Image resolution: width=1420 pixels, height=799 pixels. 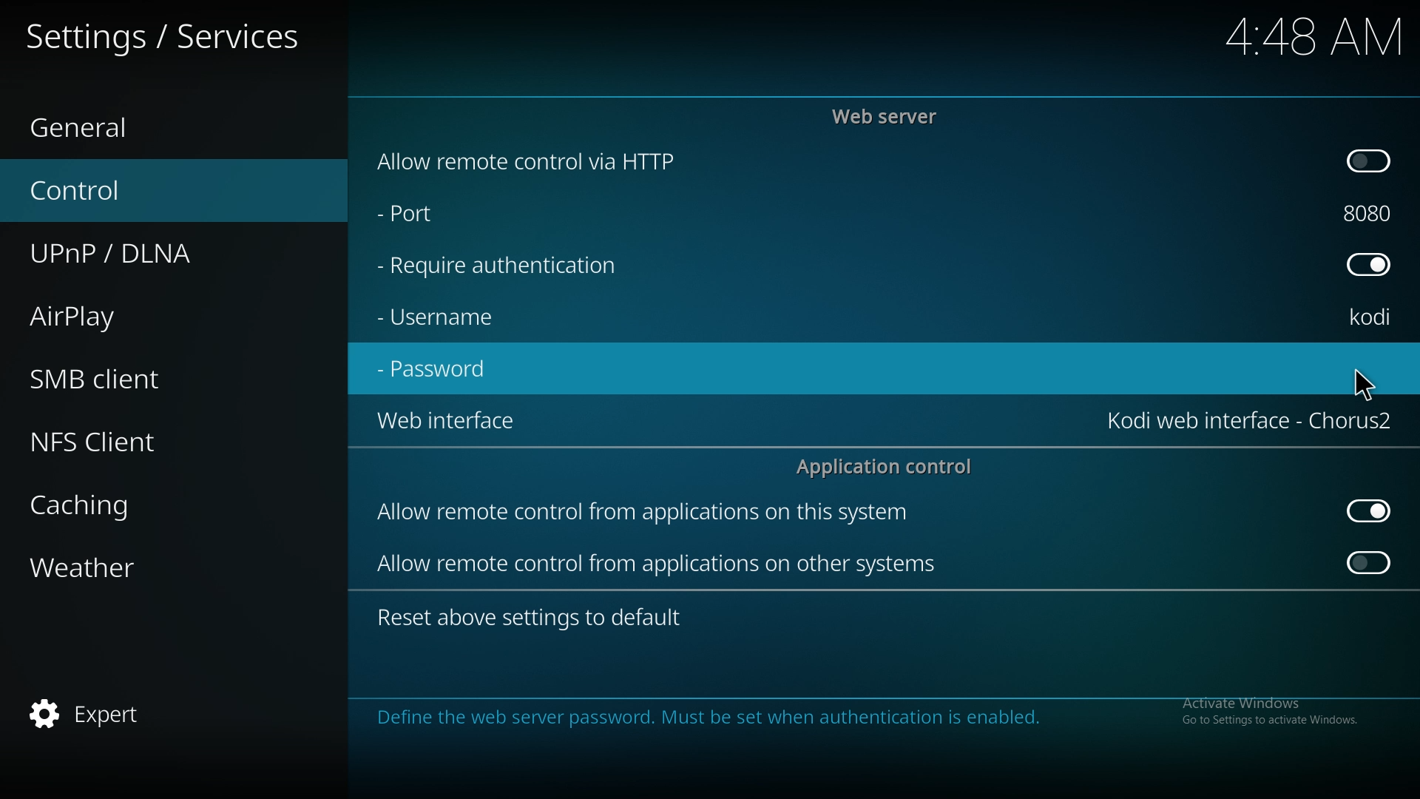 I want to click on reset settings, so click(x=534, y=616).